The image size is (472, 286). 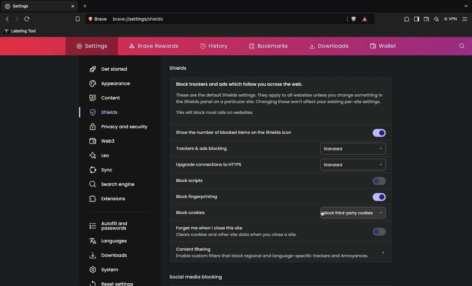 What do you see at coordinates (16, 19) in the screenshot?
I see `Next page` at bounding box center [16, 19].